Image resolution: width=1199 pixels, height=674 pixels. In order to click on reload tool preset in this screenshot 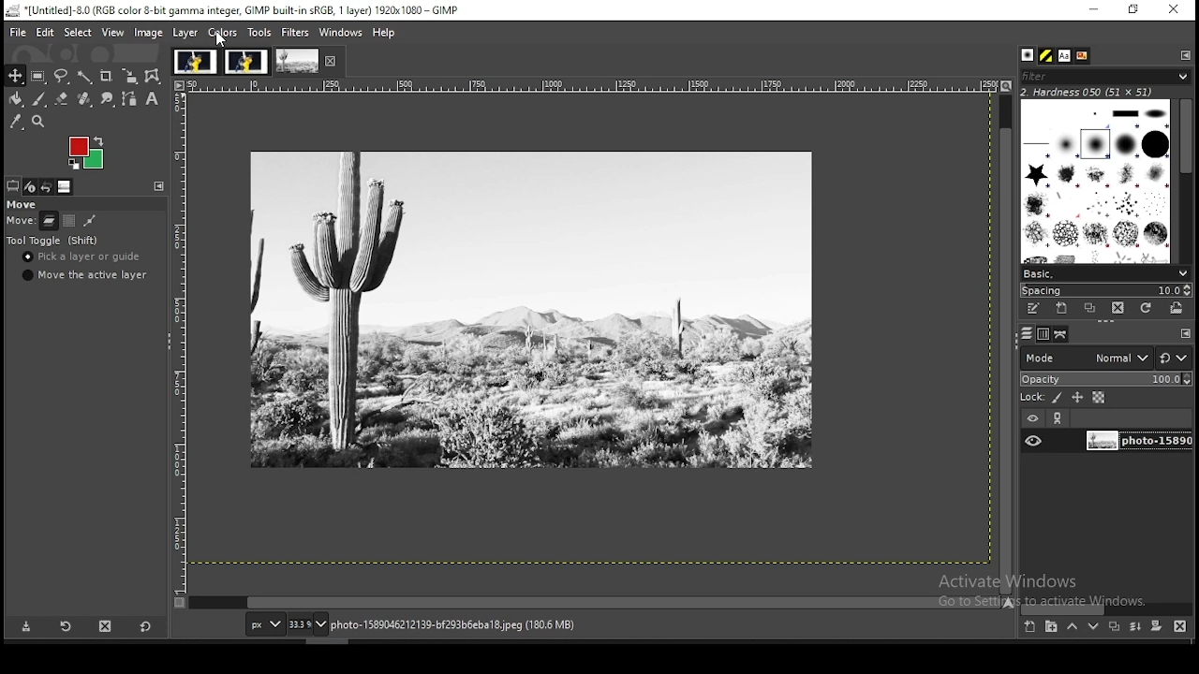, I will do `click(67, 625)`.